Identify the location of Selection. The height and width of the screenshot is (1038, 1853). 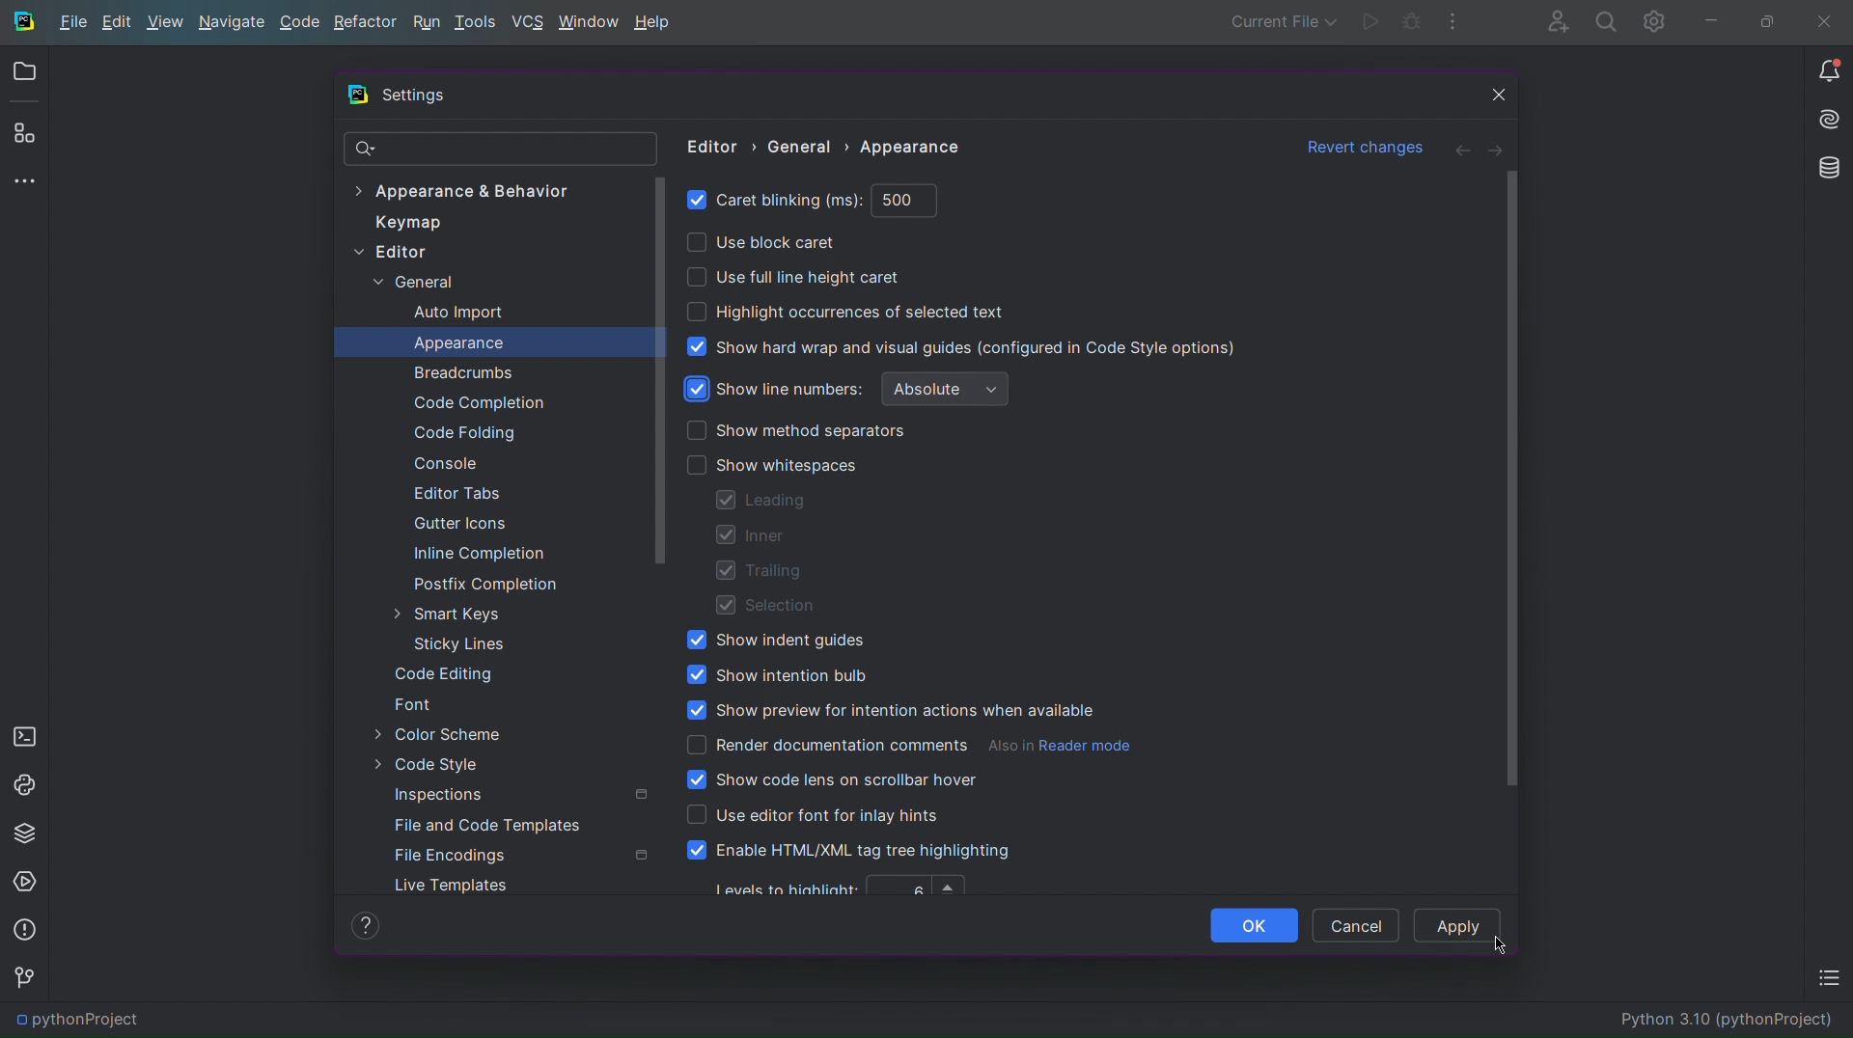
(765, 606).